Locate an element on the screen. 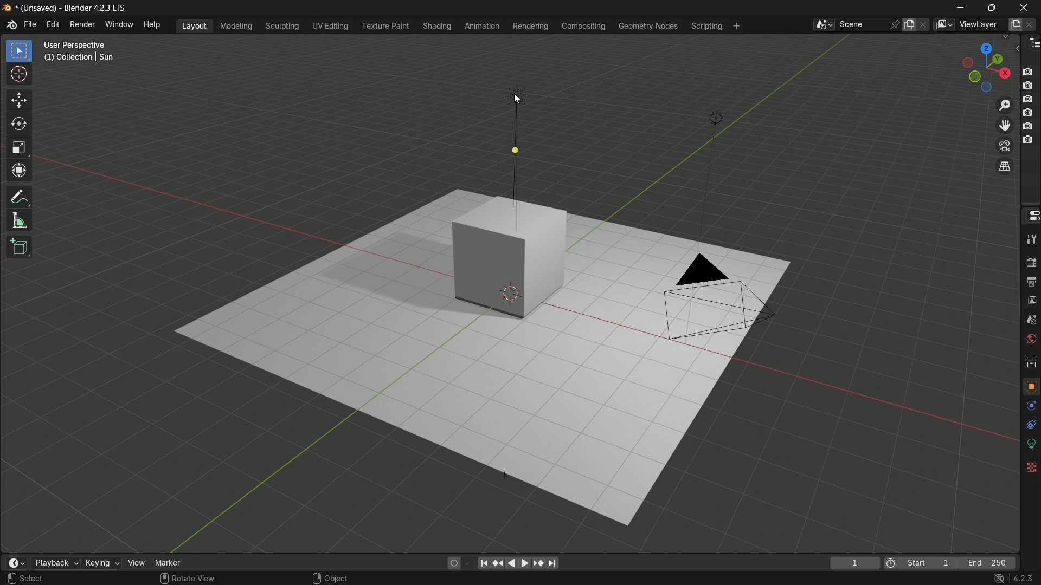 This screenshot has height=585, width=1041. jump to keyframe is located at coordinates (538, 564).